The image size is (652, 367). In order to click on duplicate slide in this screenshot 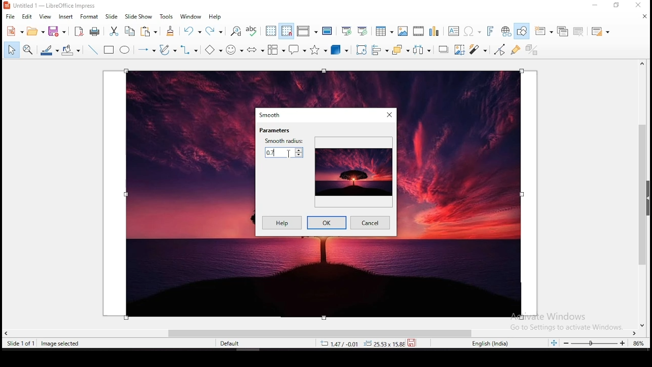, I will do `click(561, 31)`.